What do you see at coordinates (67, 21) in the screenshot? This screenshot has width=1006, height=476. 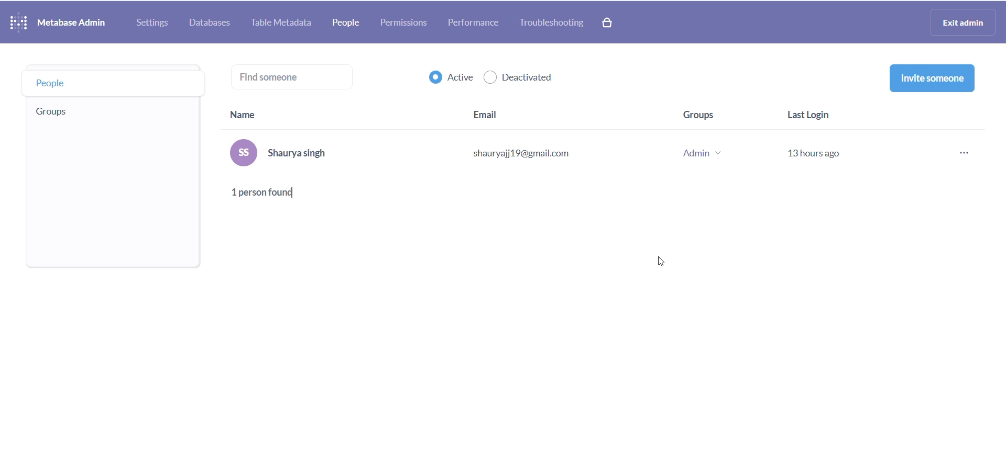 I see `NAME AND LOGO` at bounding box center [67, 21].